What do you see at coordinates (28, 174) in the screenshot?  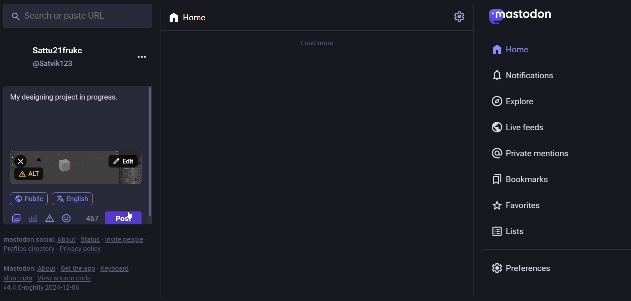 I see `alt` at bounding box center [28, 174].